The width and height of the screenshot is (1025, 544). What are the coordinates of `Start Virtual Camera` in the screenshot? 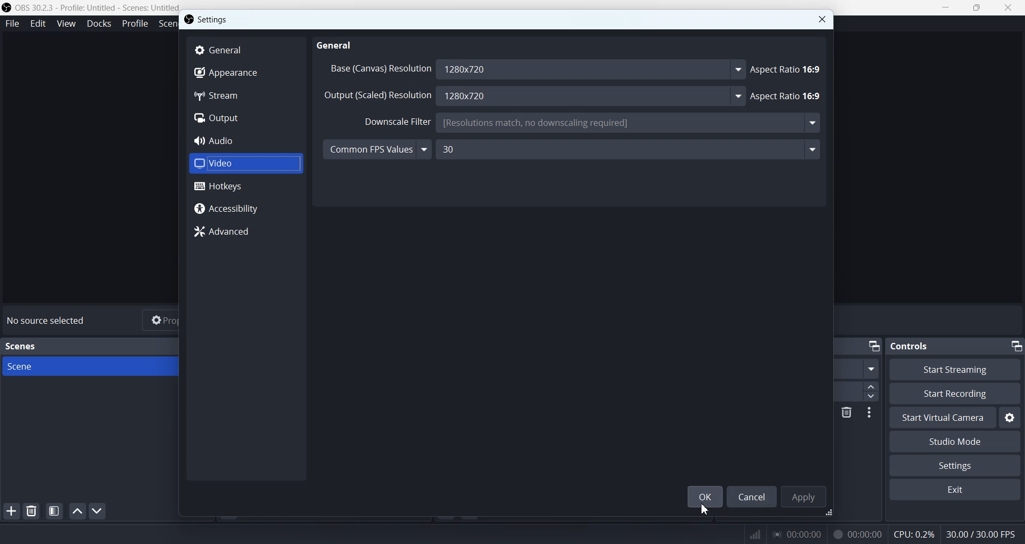 It's located at (942, 417).